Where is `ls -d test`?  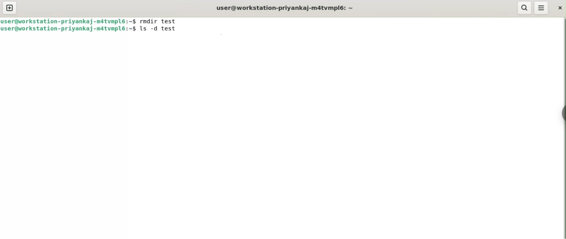 ls -d test is located at coordinates (158, 29).